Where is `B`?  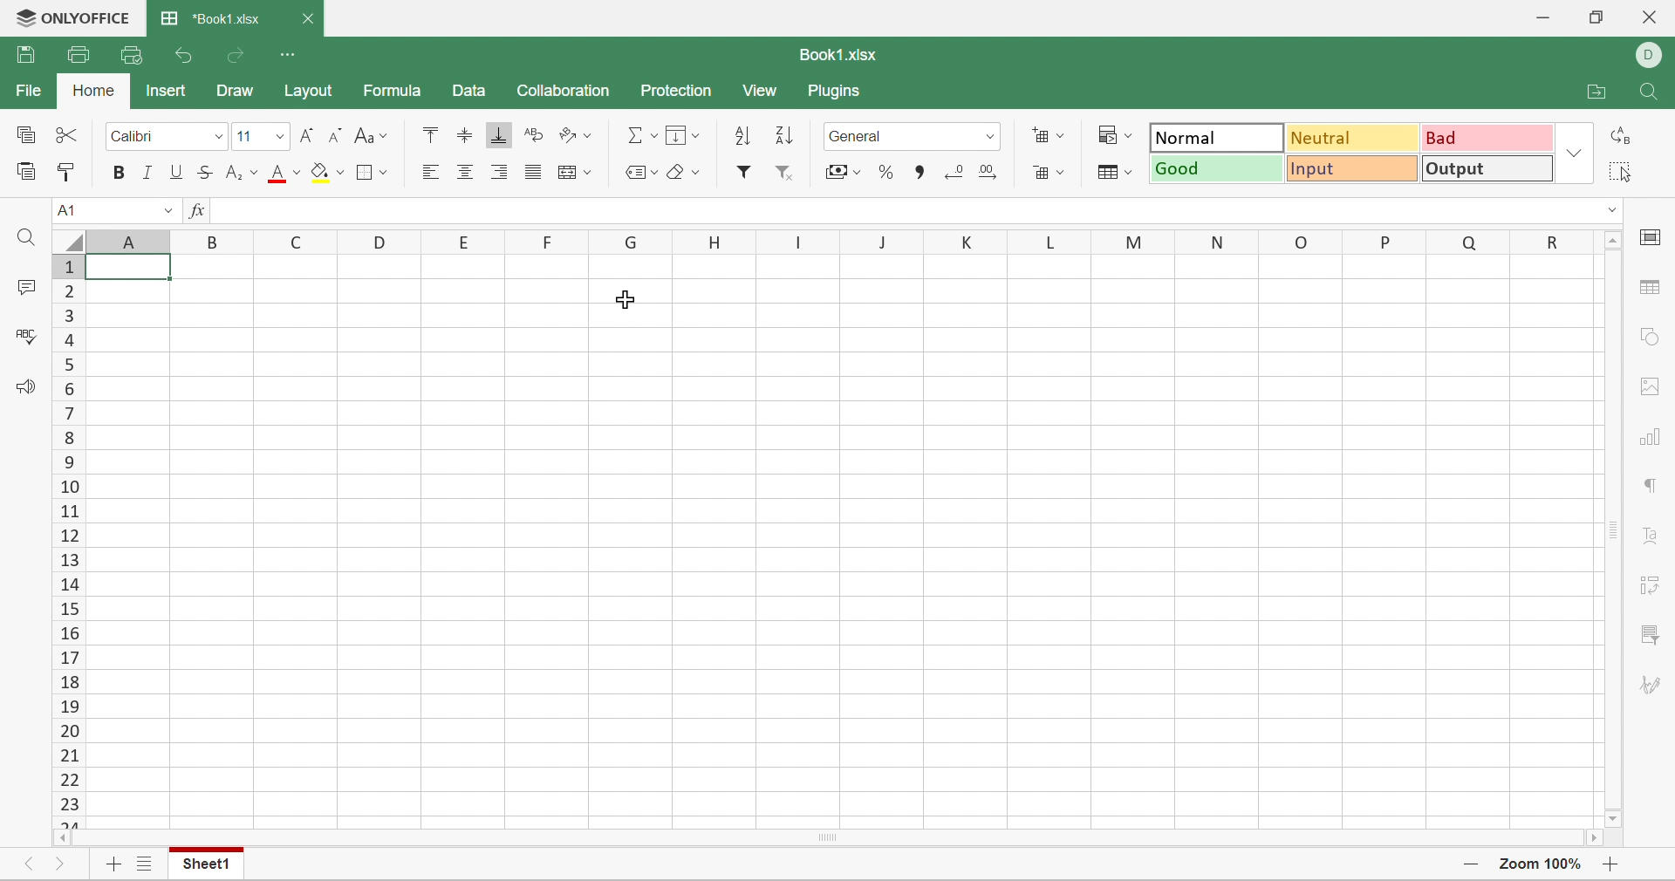 B is located at coordinates (216, 240).